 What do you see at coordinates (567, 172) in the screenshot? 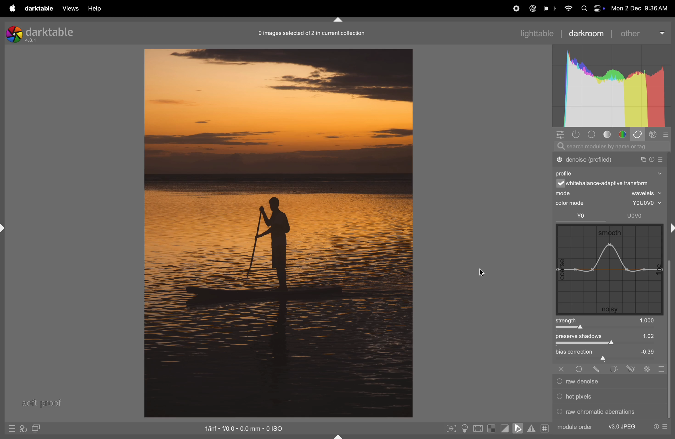
I see `profile` at bounding box center [567, 172].